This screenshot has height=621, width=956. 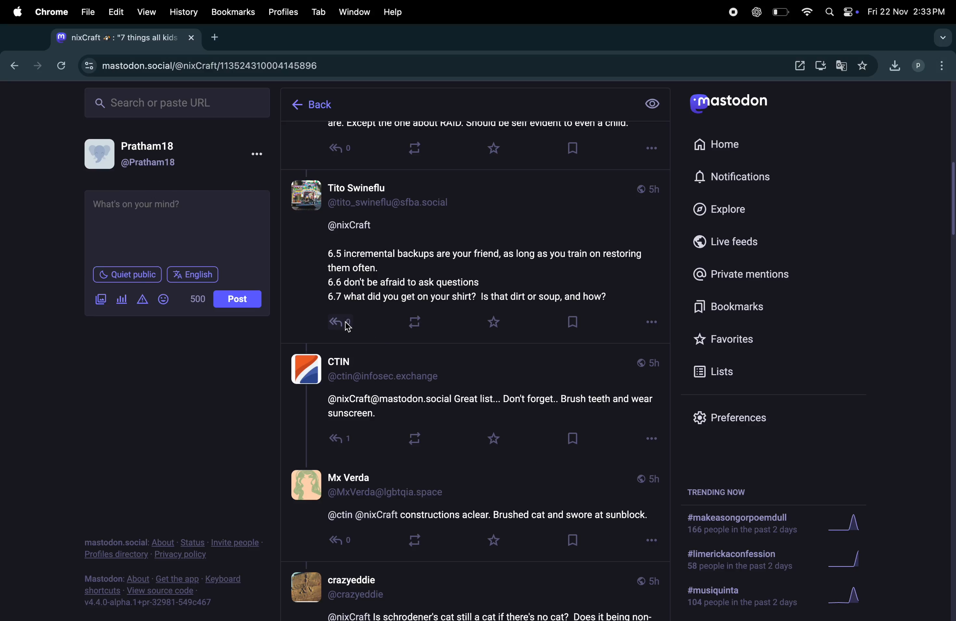 What do you see at coordinates (755, 12) in the screenshot?
I see `chatgpt` at bounding box center [755, 12].